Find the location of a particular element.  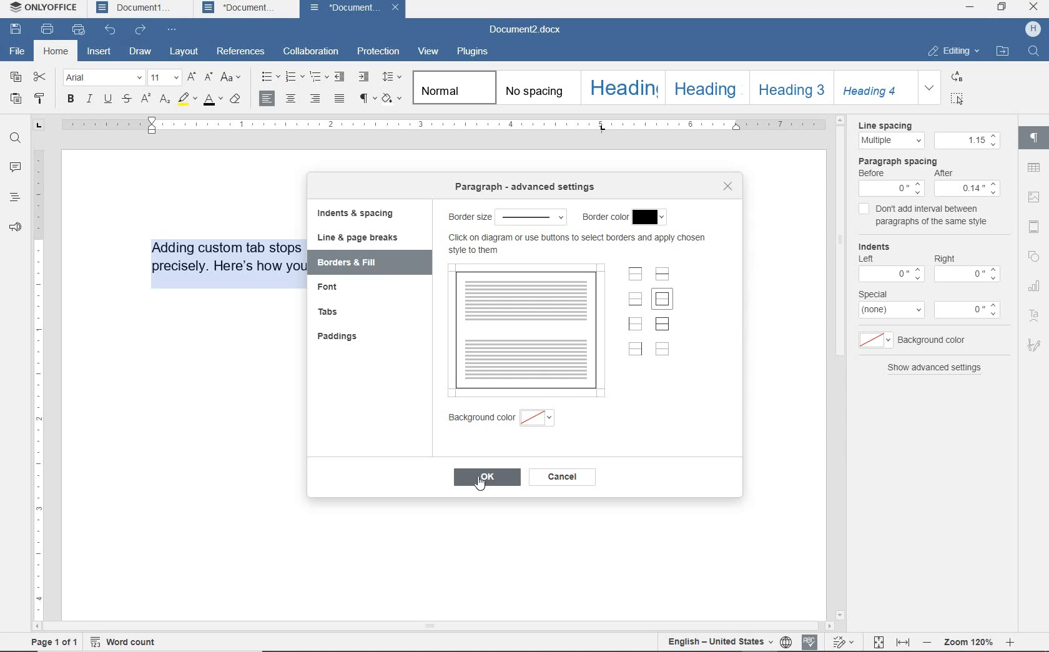

scroll is located at coordinates (443, 626).